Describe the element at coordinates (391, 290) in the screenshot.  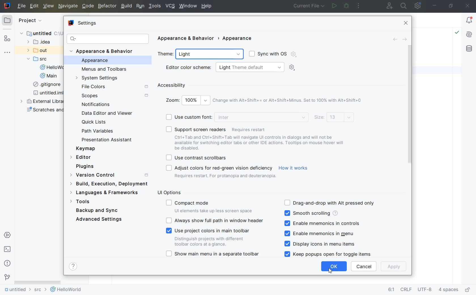
I see `go to line 6:1` at that location.